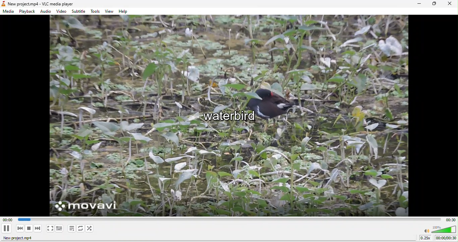 The width and height of the screenshot is (458, 242). What do you see at coordinates (416, 4) in the screenshot?
I see `minimize` at bounding box center [416, 4].